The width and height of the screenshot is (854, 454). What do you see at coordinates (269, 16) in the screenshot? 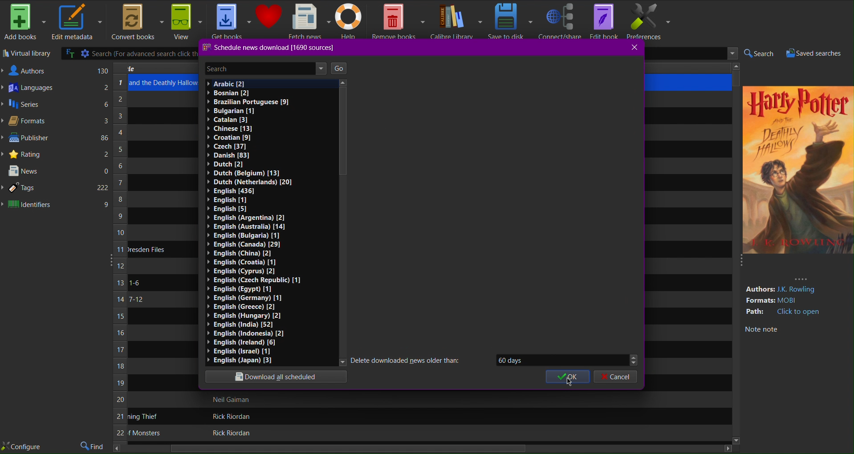
I see `Favorite` at bounding box center [269, 16].